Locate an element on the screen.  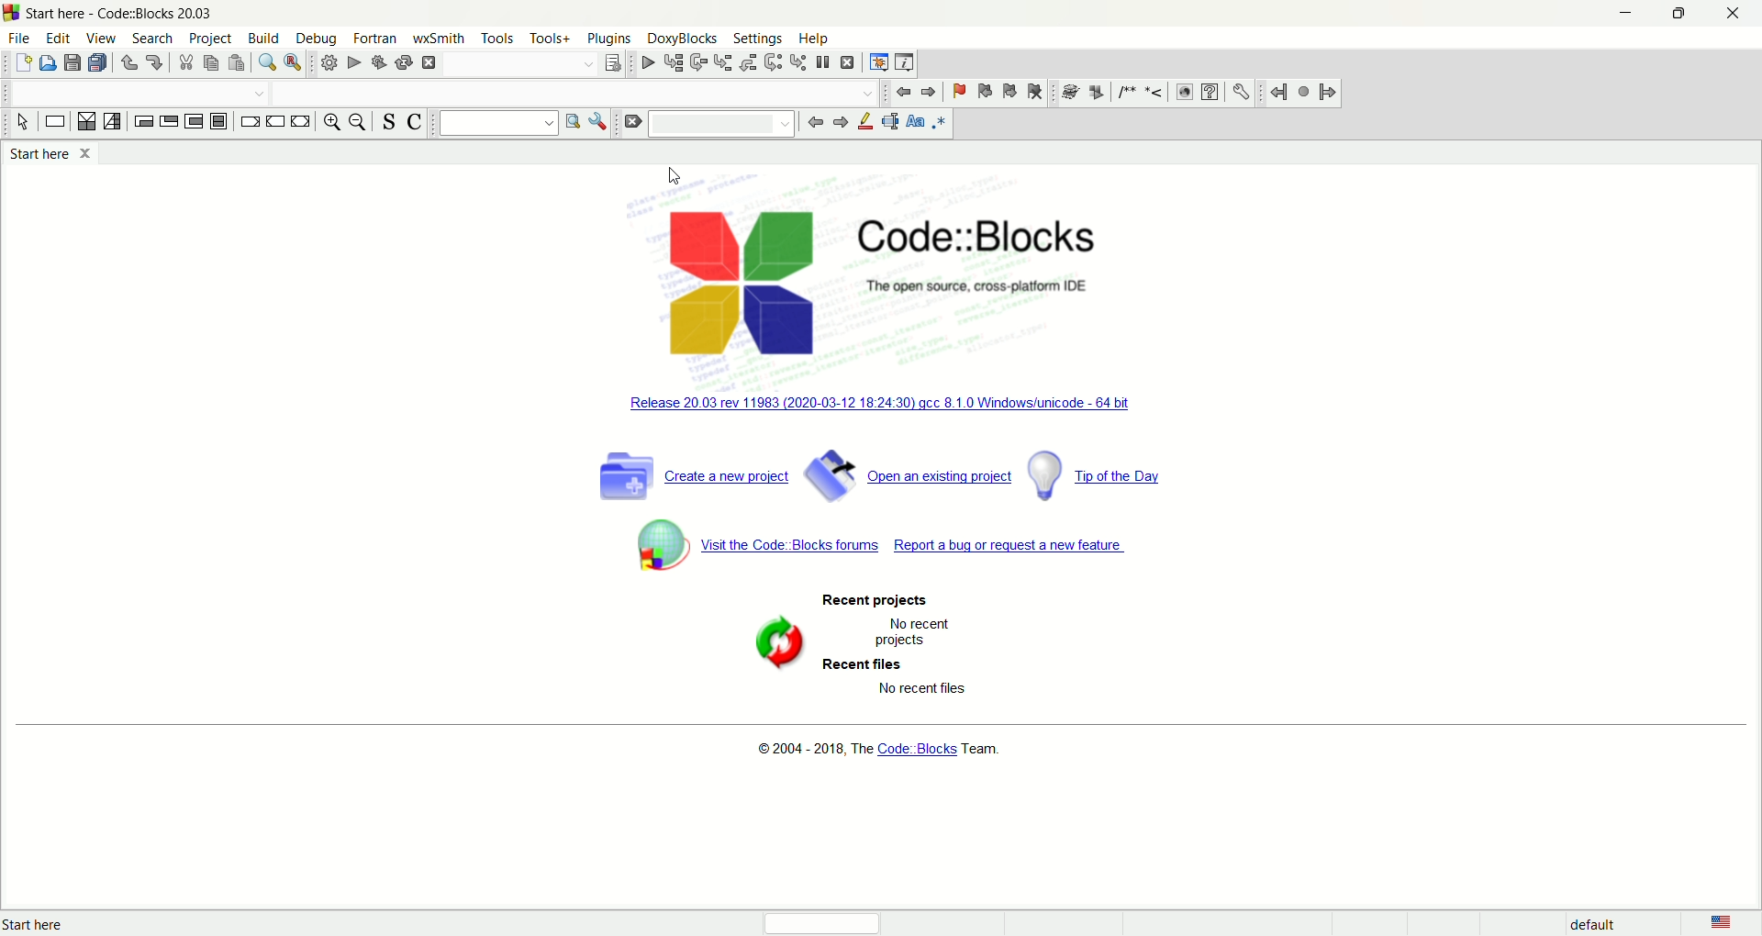
rebuild is located at coordinates (403, 63).